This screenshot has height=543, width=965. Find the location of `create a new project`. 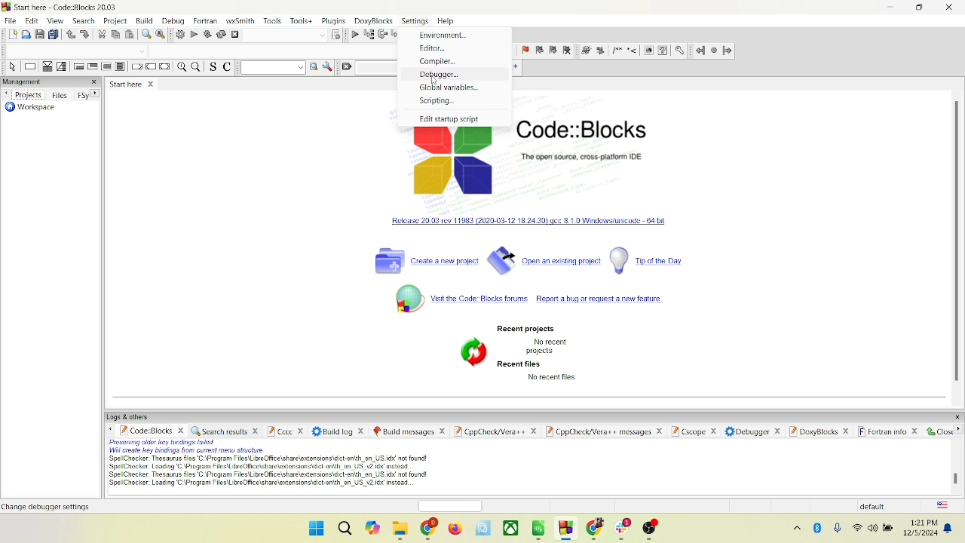

create a new project is located at coordinates (424, 260).